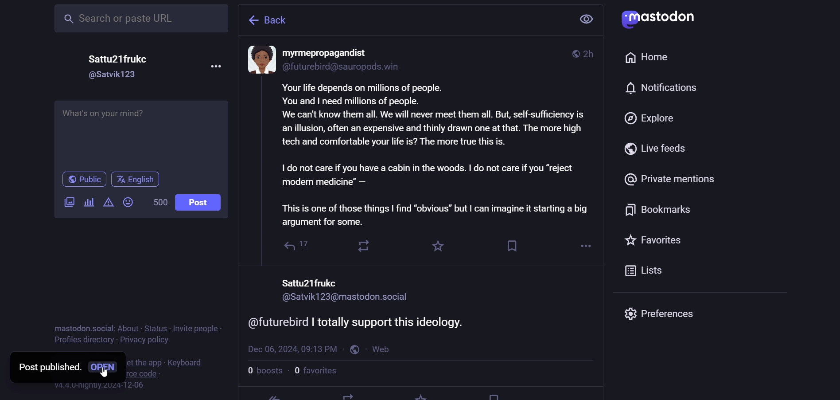  I want to click on get the app, so click(143, 362).